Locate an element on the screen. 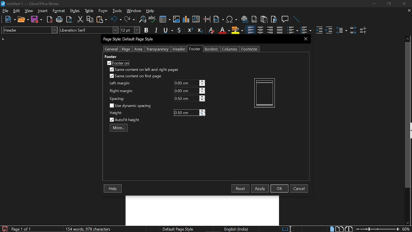 This screenshot has width=412, height=232. Copy is located at coordinates (89, 19).